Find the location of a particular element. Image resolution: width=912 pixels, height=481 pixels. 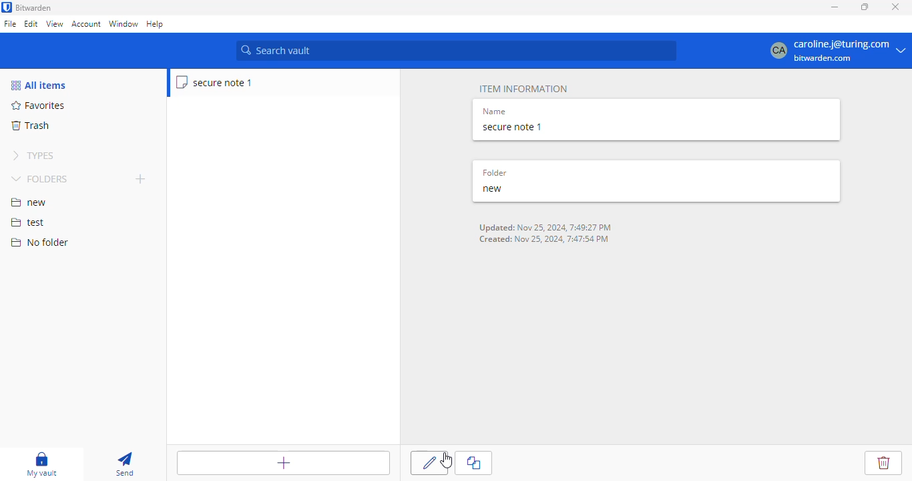

logo is located at coordinates (7, 7).